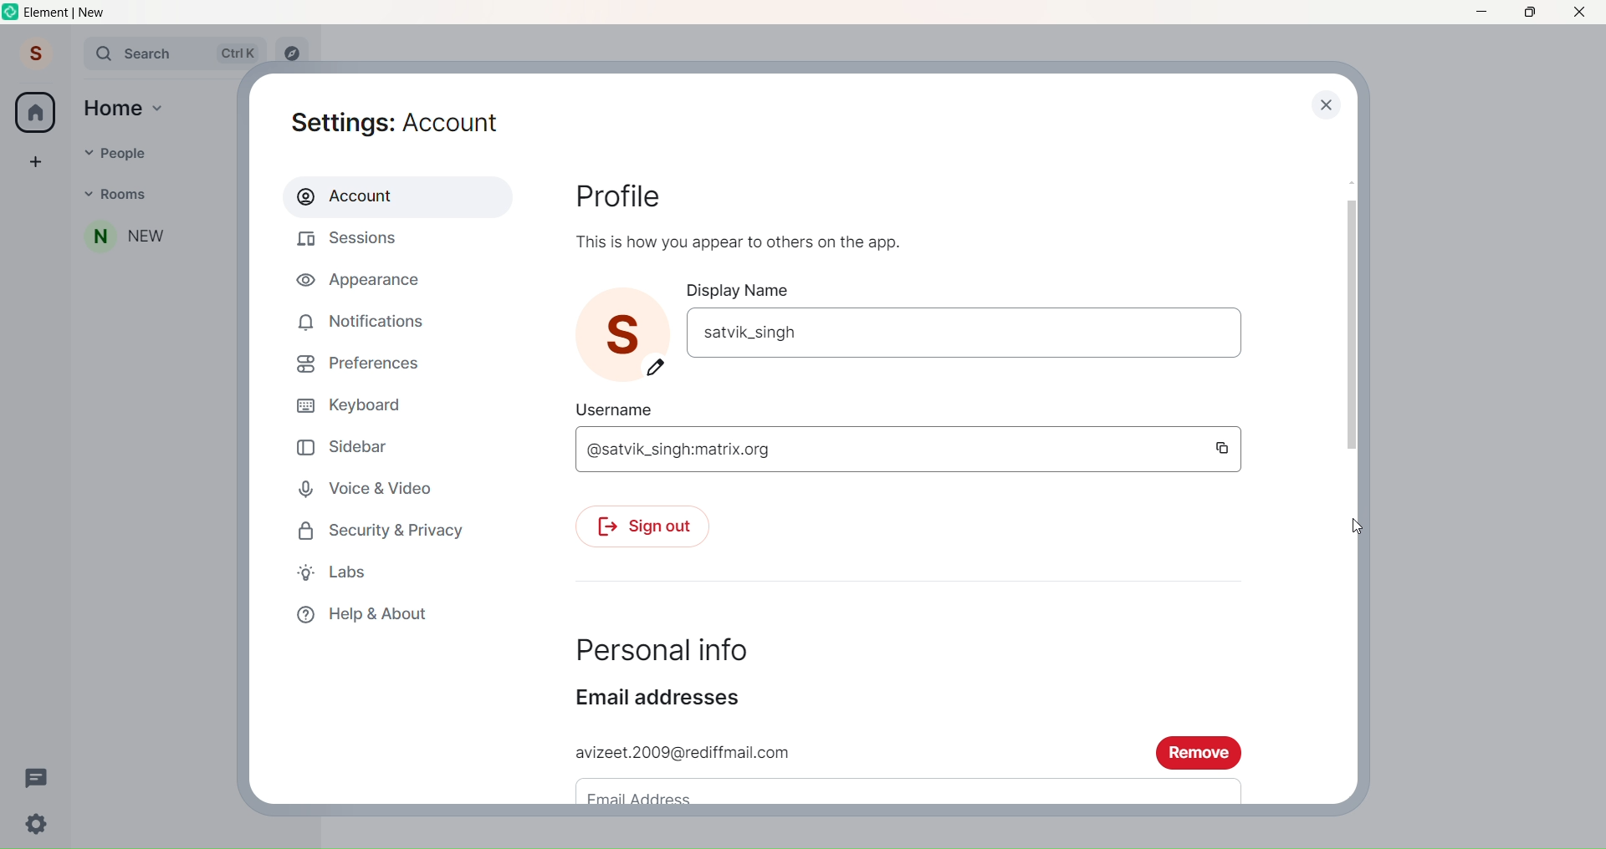 This screenshot has width=1606, height=849. What do you see at coordinates (164, 150) in the screenshot?
I see `People` at bounding box center [164, 150].